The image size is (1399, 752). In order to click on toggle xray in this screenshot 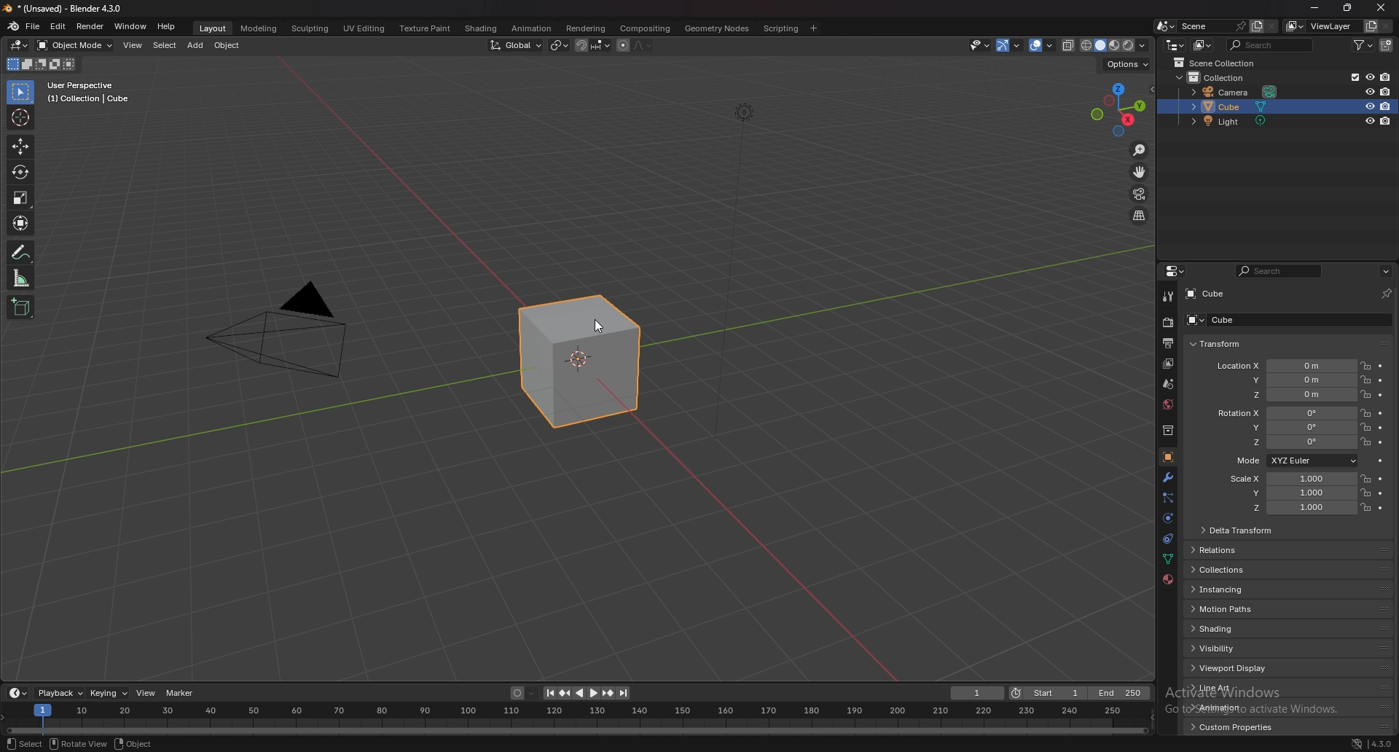, I will do `click(1070, 46)`.